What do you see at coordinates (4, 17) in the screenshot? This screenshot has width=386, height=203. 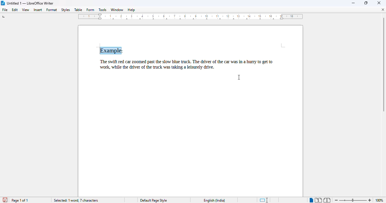 I see `tab stop` at bounding box center [4, 17].